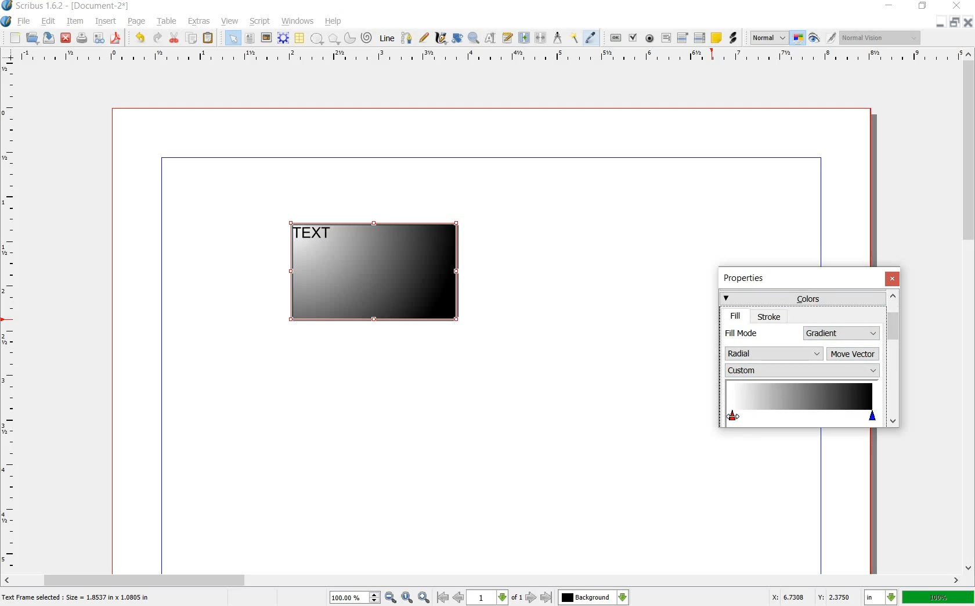 The height and width of the screenshot is (606, 975). I want to click on close, so click(67, 38).